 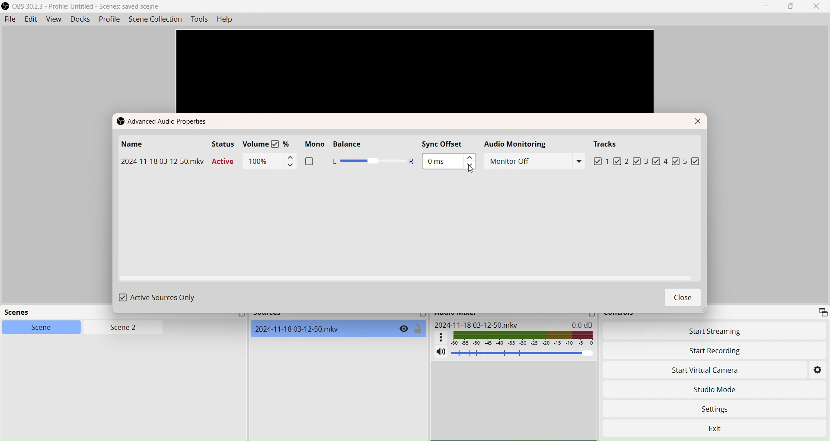 I want to click on Decrement, so click(x=290, y=166).